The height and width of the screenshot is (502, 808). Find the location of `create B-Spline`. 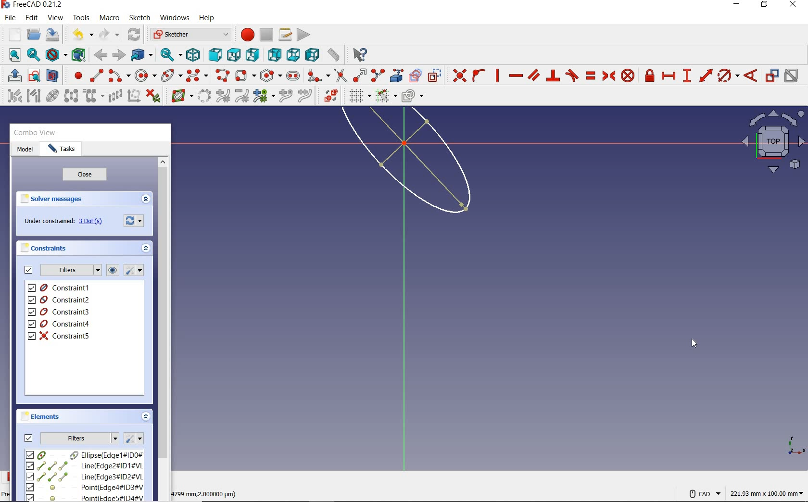

create B-Spline is located at coordinates (197, 75).